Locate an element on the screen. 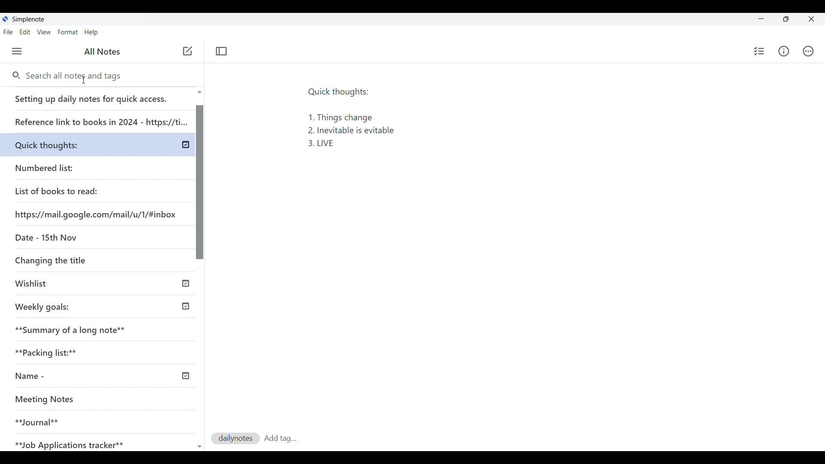 This screenshot has width=825, height=464. File menu is located at coordinates (8, 32).